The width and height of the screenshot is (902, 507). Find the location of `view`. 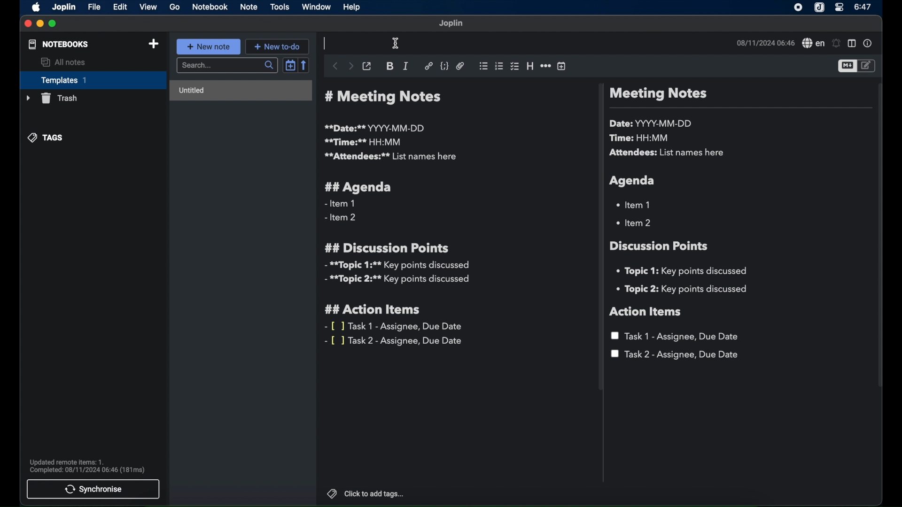

view is located at coordinates (149, 7).